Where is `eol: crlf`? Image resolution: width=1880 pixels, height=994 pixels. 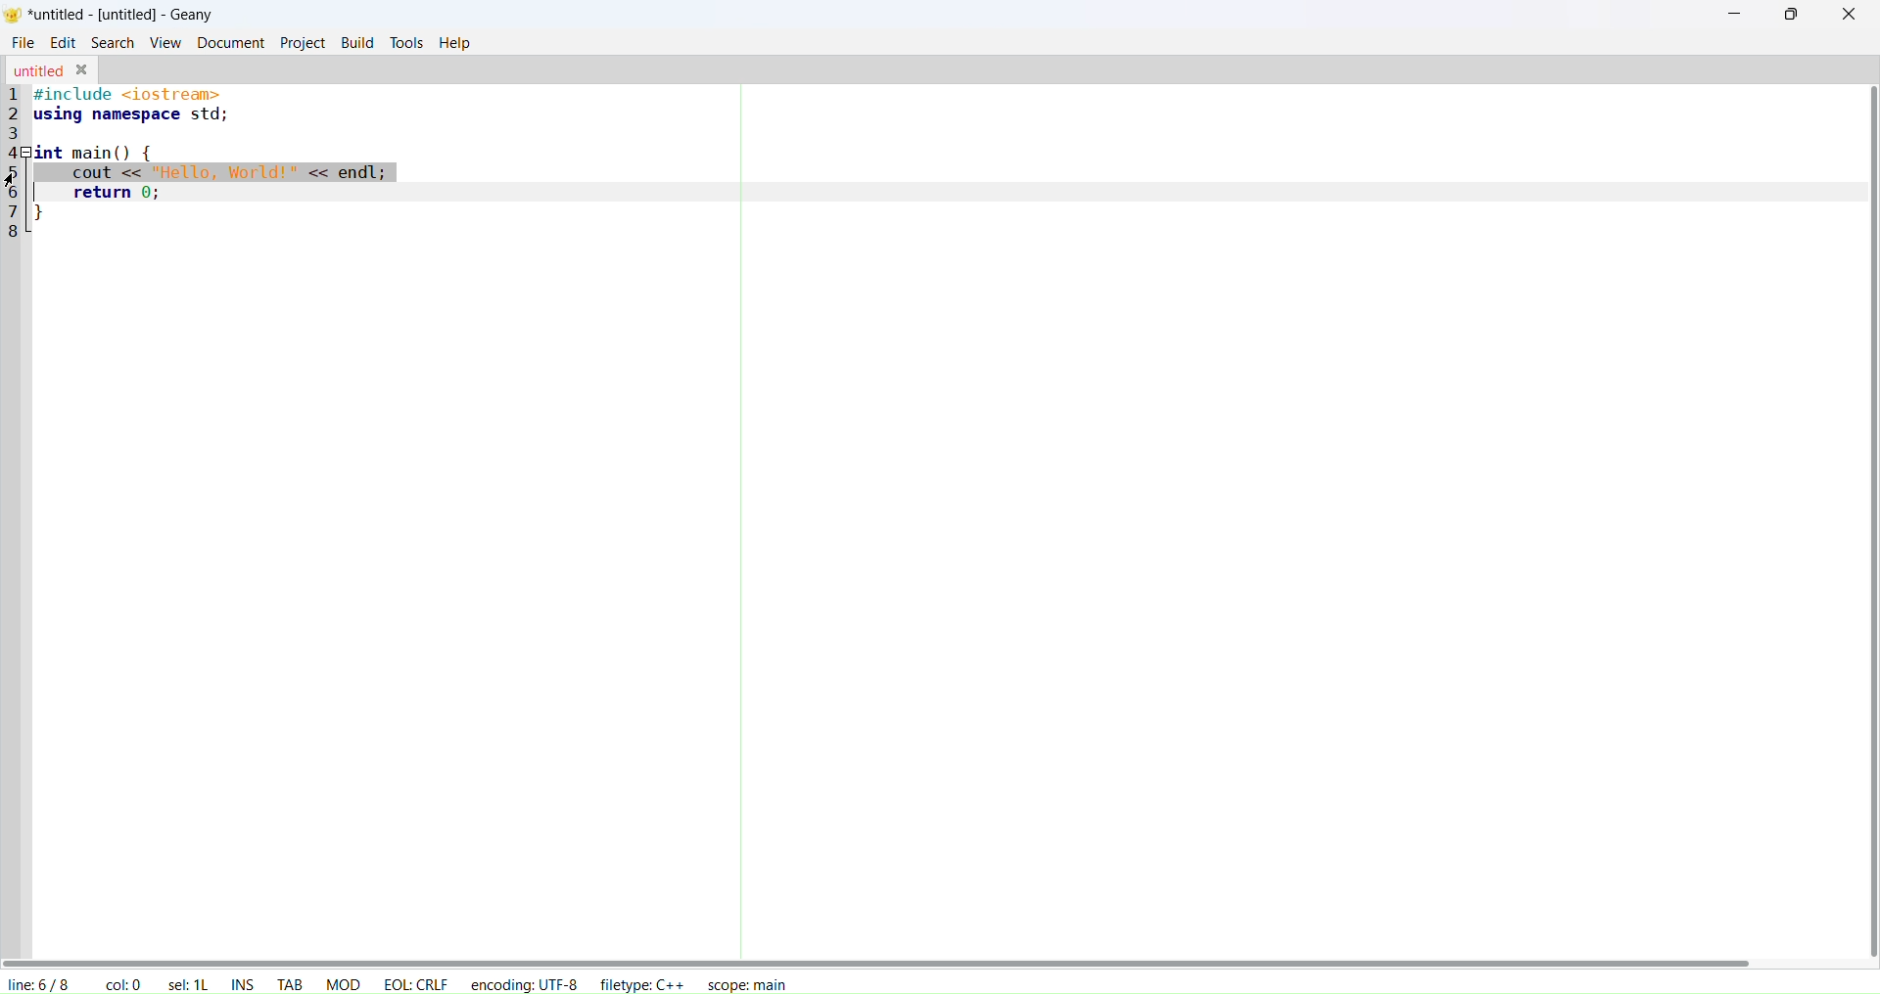
eol: crlf is located at coordinates (416, 982).